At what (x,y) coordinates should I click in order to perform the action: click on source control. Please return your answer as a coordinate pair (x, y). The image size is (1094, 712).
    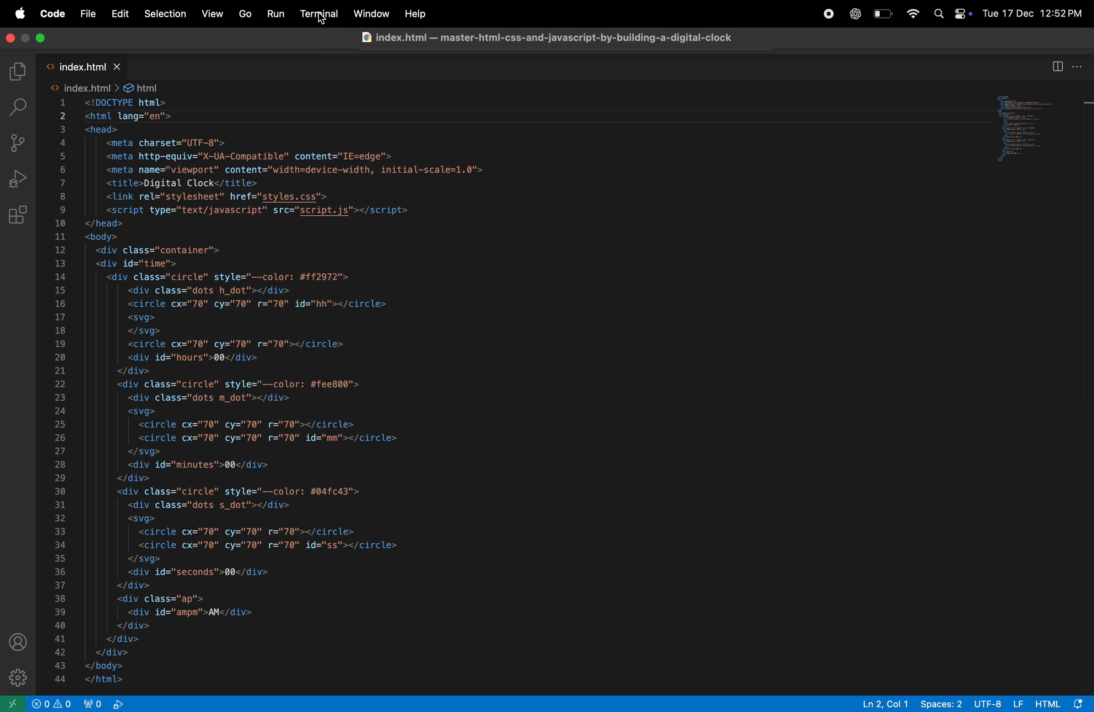
    Looking at the image, I should click on (21, 145).